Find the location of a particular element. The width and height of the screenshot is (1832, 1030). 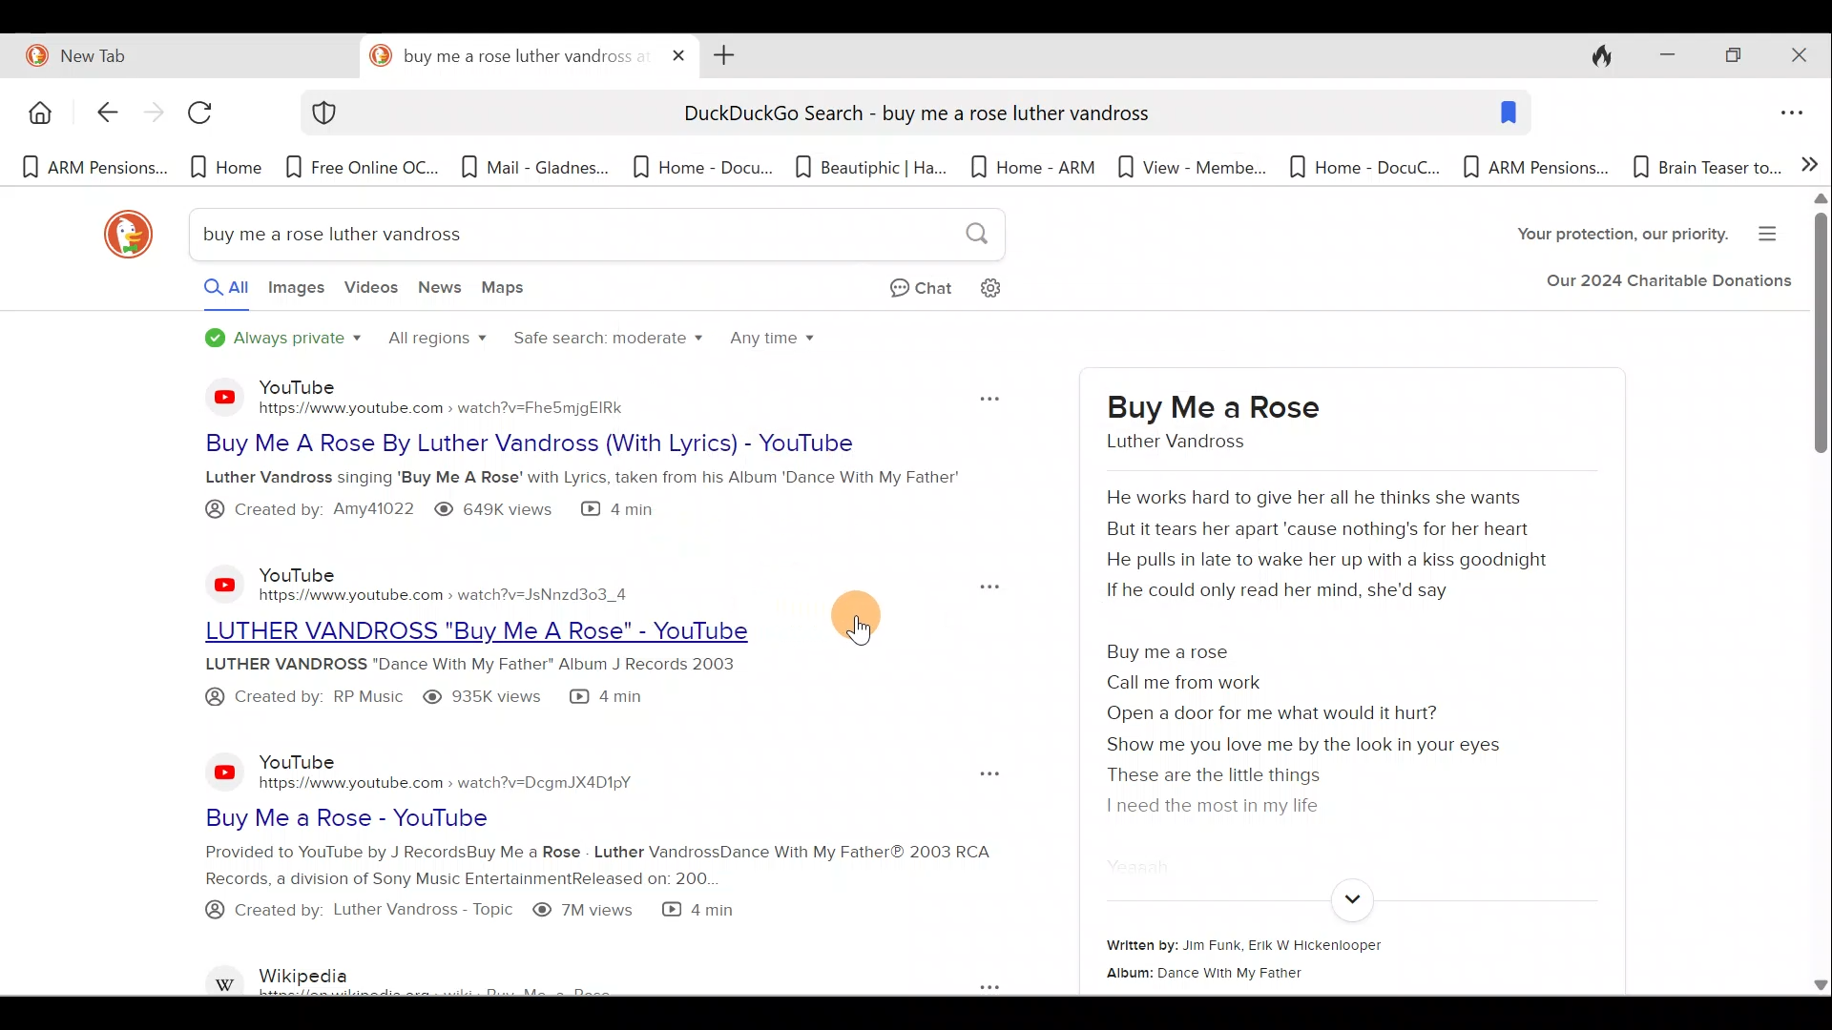

Application menu is located at coordinates (1797, 114).